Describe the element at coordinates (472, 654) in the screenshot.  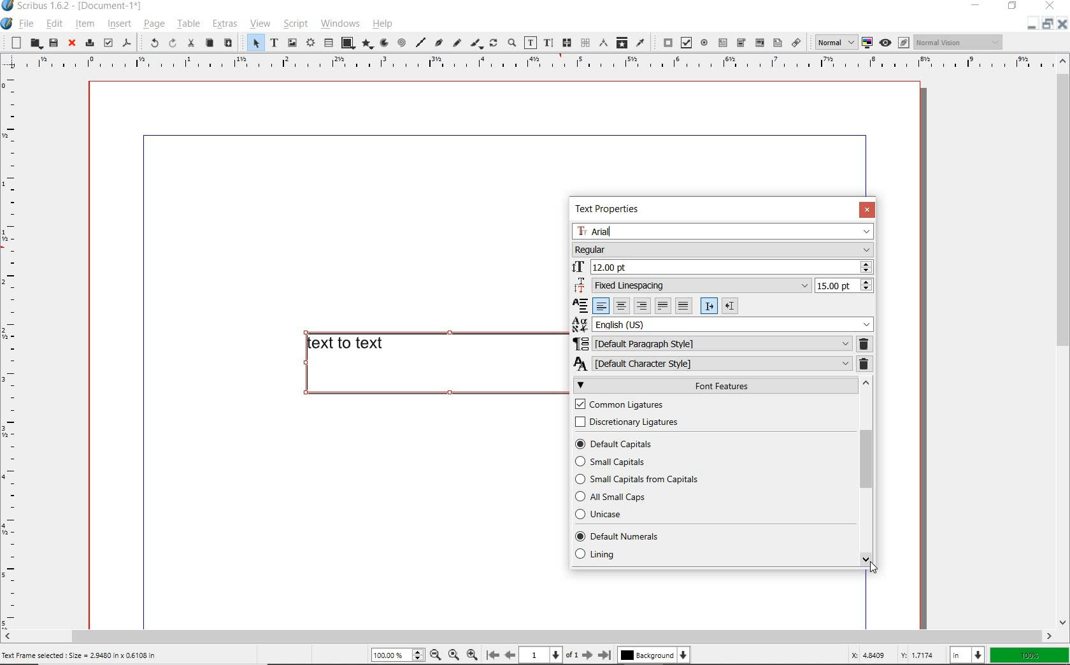
I see `Zoom in` at that location.